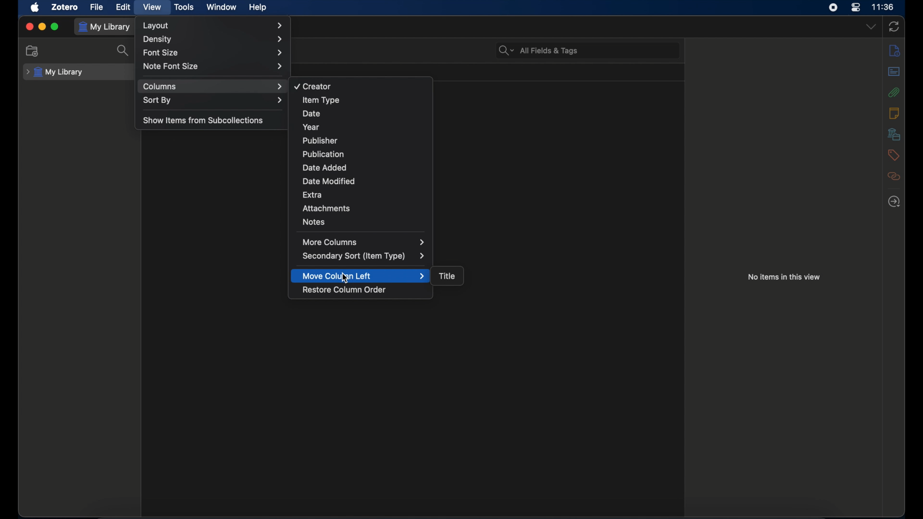 Image resolution: width=923 pixels, height=519 pixels. What do you see at coordinates (324, 154) in the screenshot?
I see `publication` at bounding box center [324, 154].